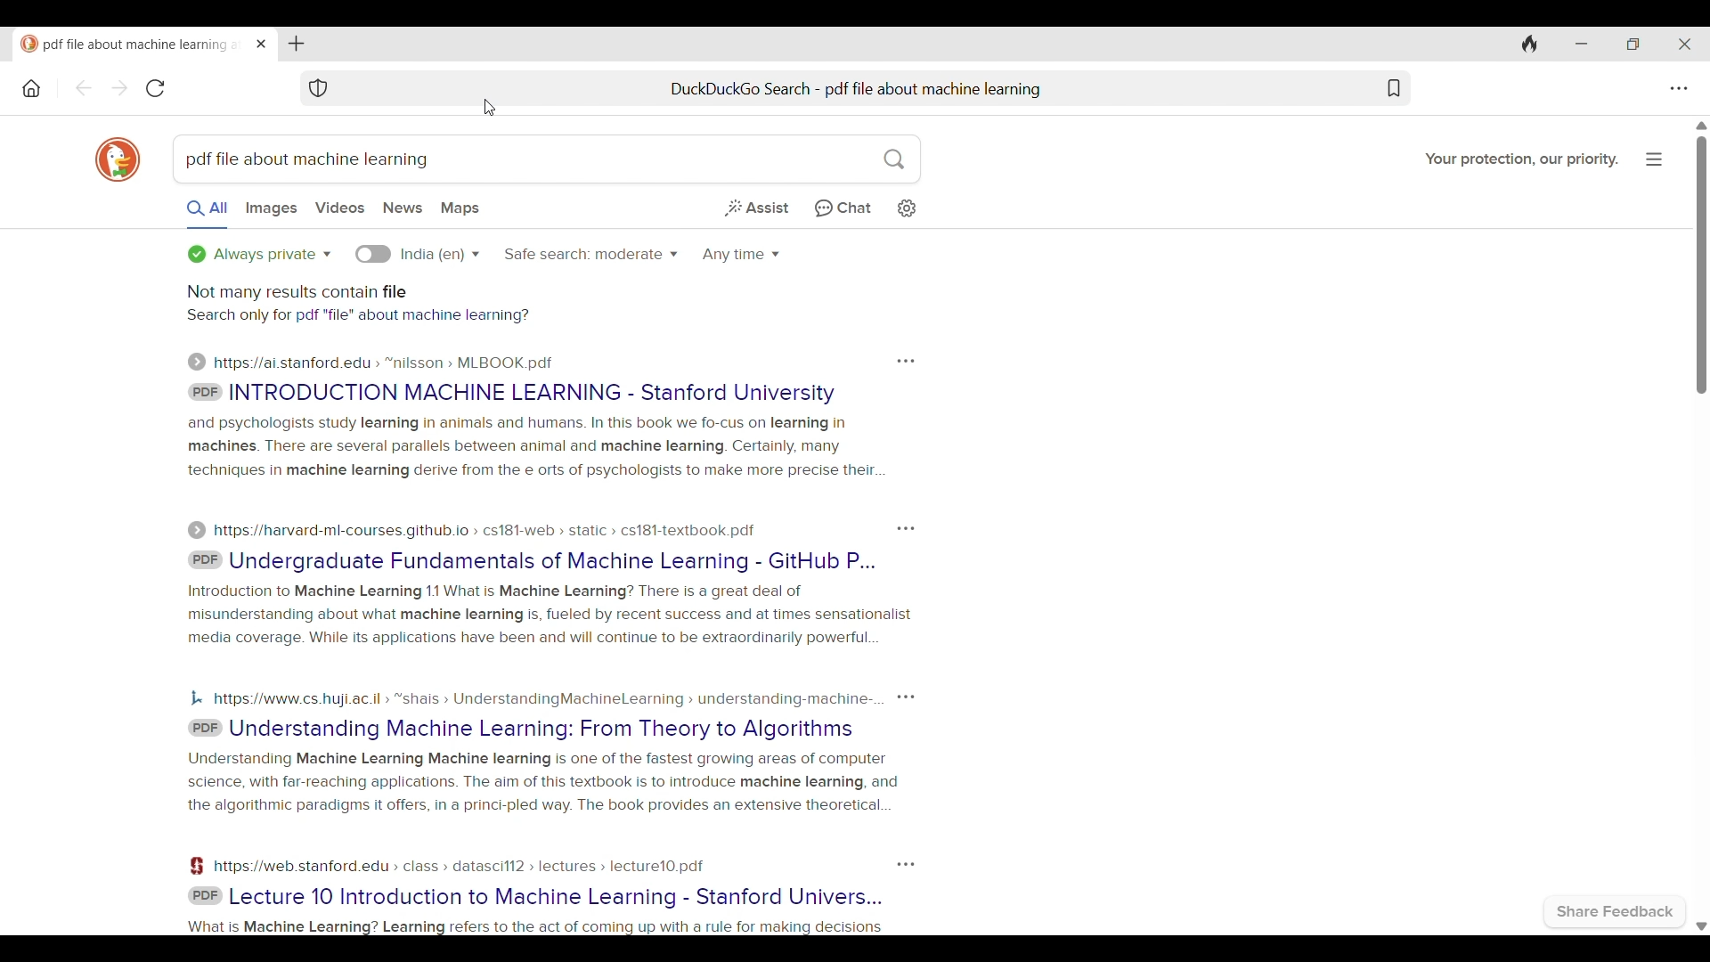 Image resolution: width=1710 pixels, height=962 pixels. I want to click on PDF, so click(205, 728).